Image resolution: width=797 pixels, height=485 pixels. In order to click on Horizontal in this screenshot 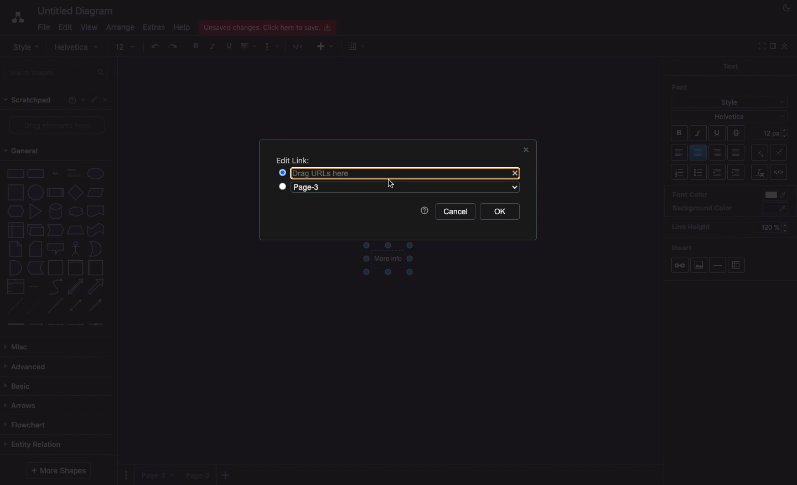, I will do `click(719, 265)`.